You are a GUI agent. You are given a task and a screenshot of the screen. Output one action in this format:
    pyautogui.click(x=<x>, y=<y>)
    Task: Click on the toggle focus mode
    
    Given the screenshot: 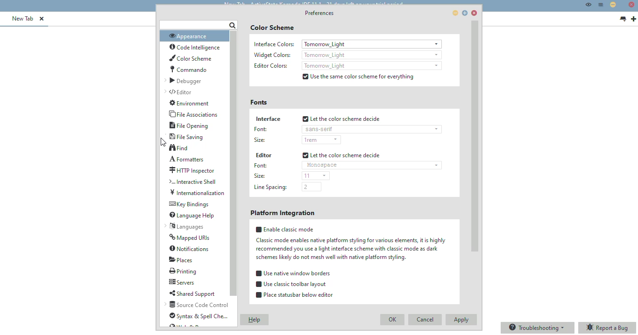 What is the action you would take?
    pyautogui.click(x=588, y=4)
    